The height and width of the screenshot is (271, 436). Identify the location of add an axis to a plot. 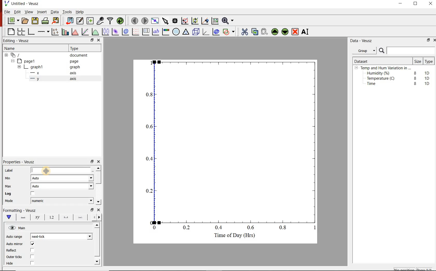
(44, 31).